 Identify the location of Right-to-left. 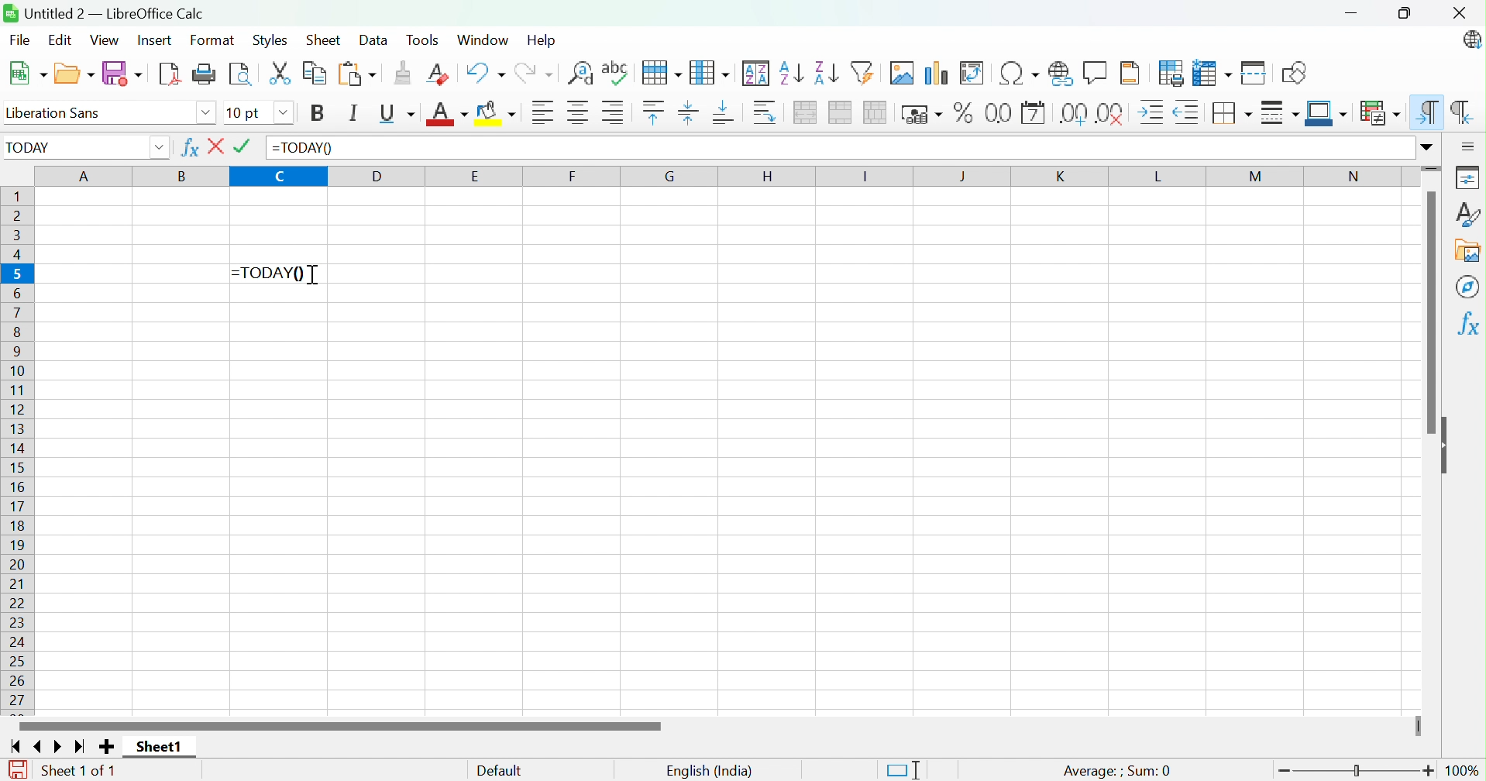
(1462, 113).